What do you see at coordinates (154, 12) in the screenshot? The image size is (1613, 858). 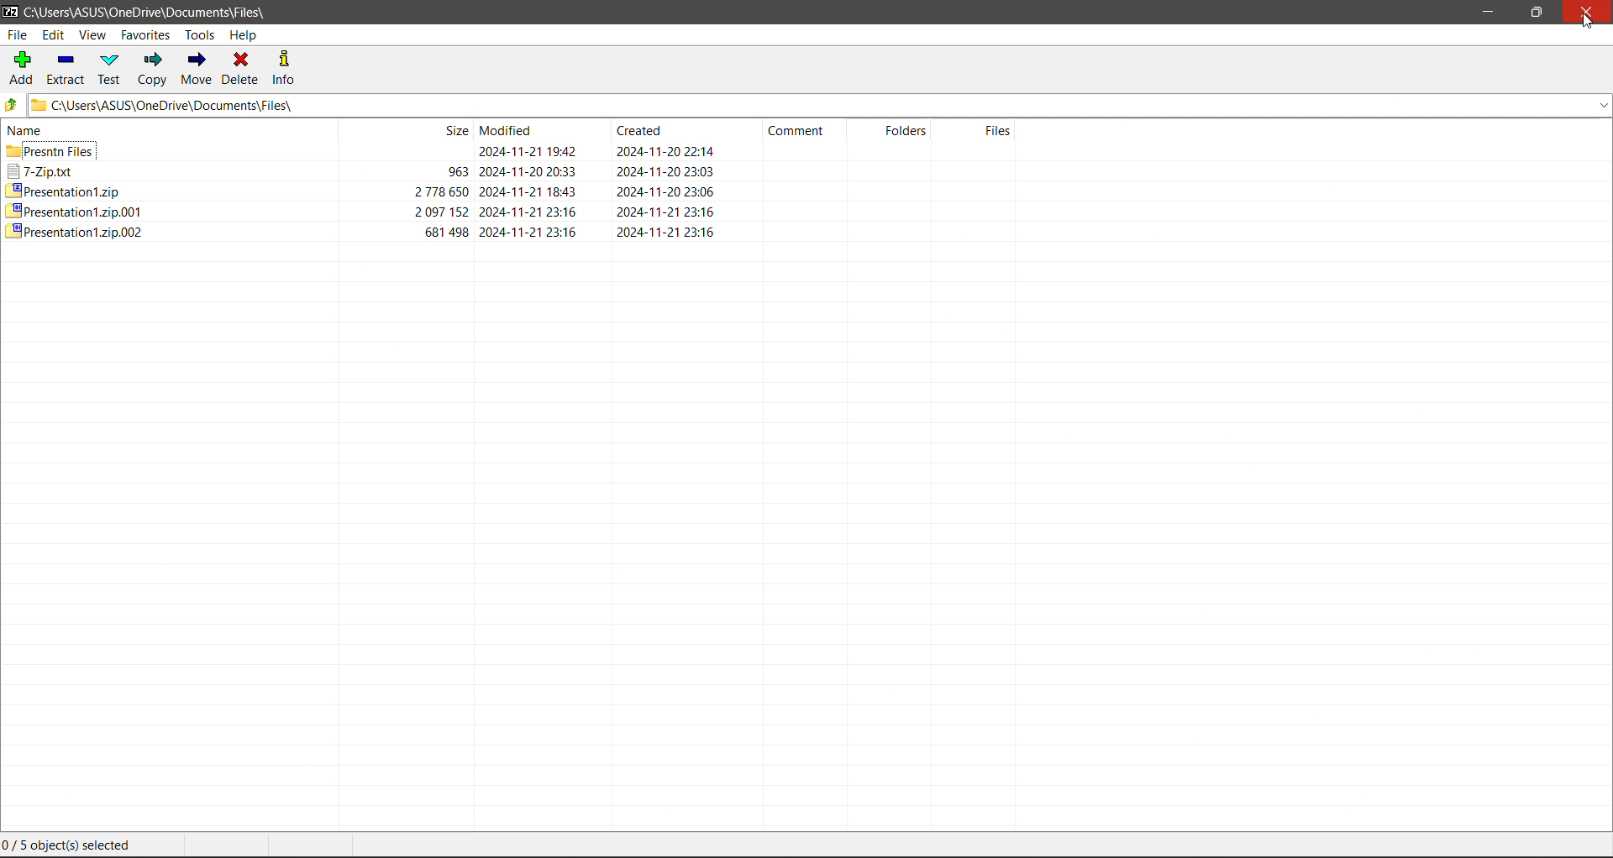 I see `c\Users\ASUS\OneDrive\Documents\Files\` at bounding box center [154, 12].